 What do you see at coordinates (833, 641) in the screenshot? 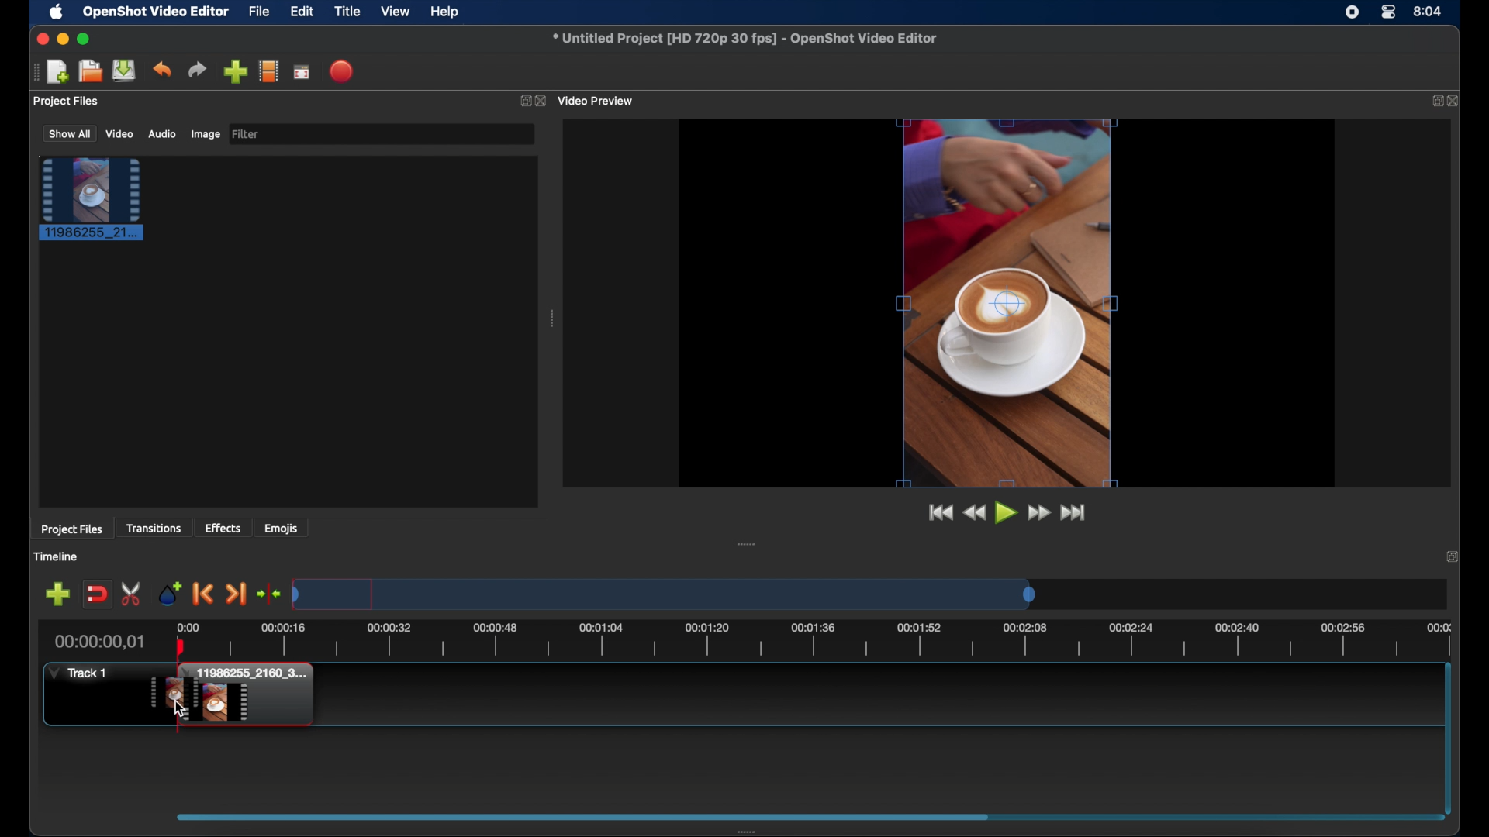
I see `timeline ` at bounding box center [833, 641].